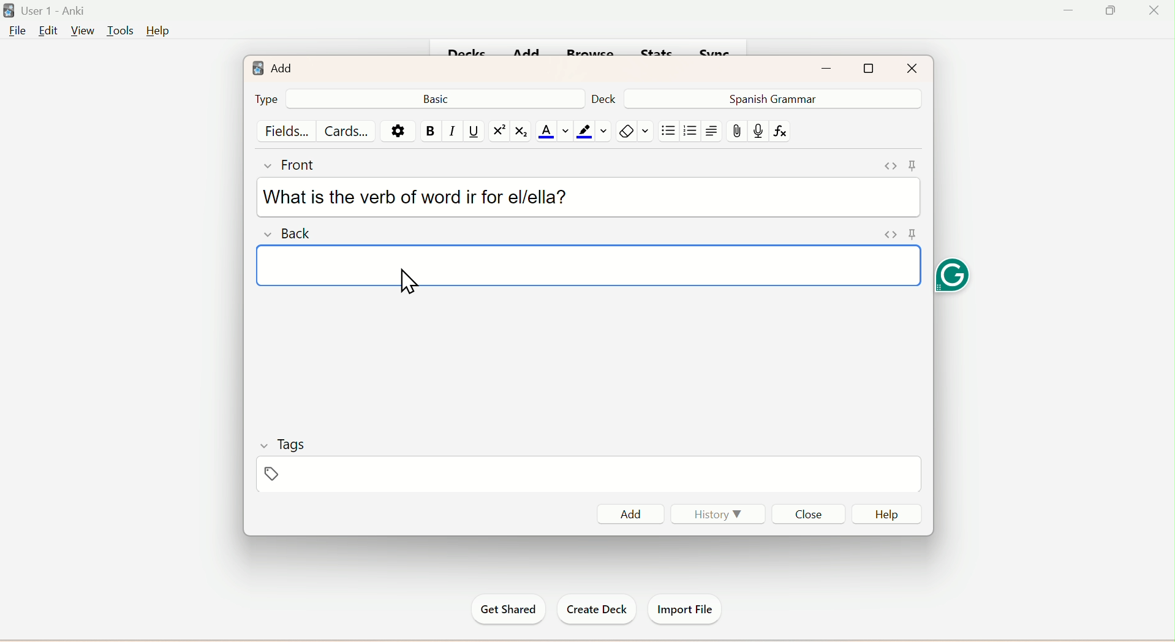  Describe the element at coordinates (265, 99) in the screenshot. I see `Type` at that location.